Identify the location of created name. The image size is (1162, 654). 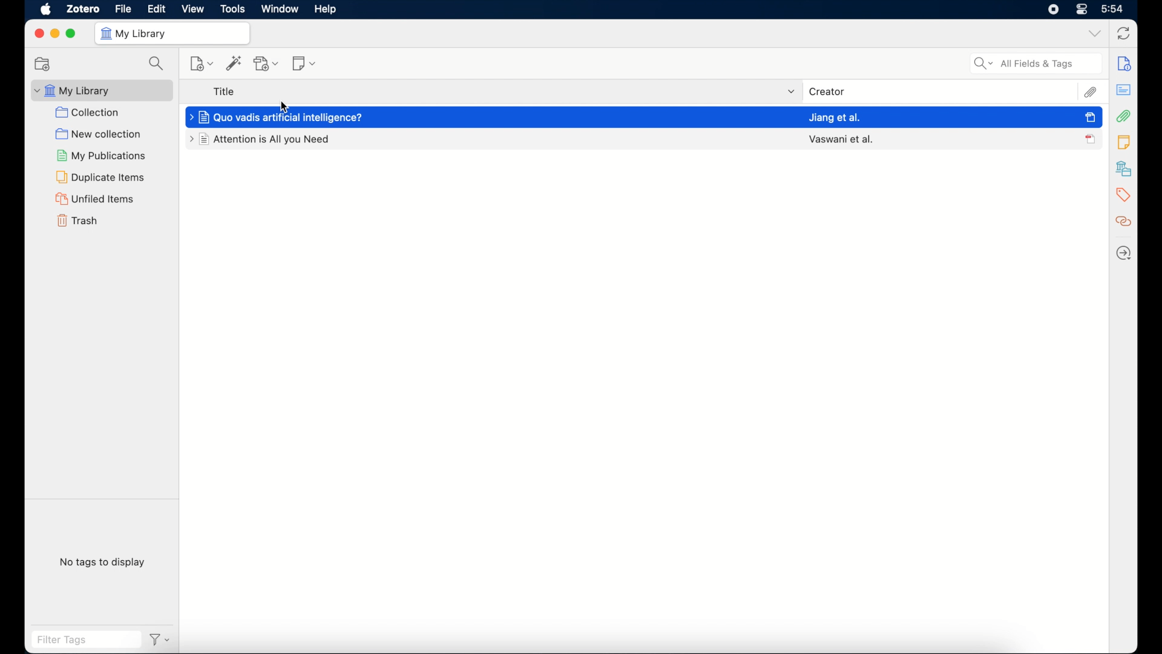
(835, 116).